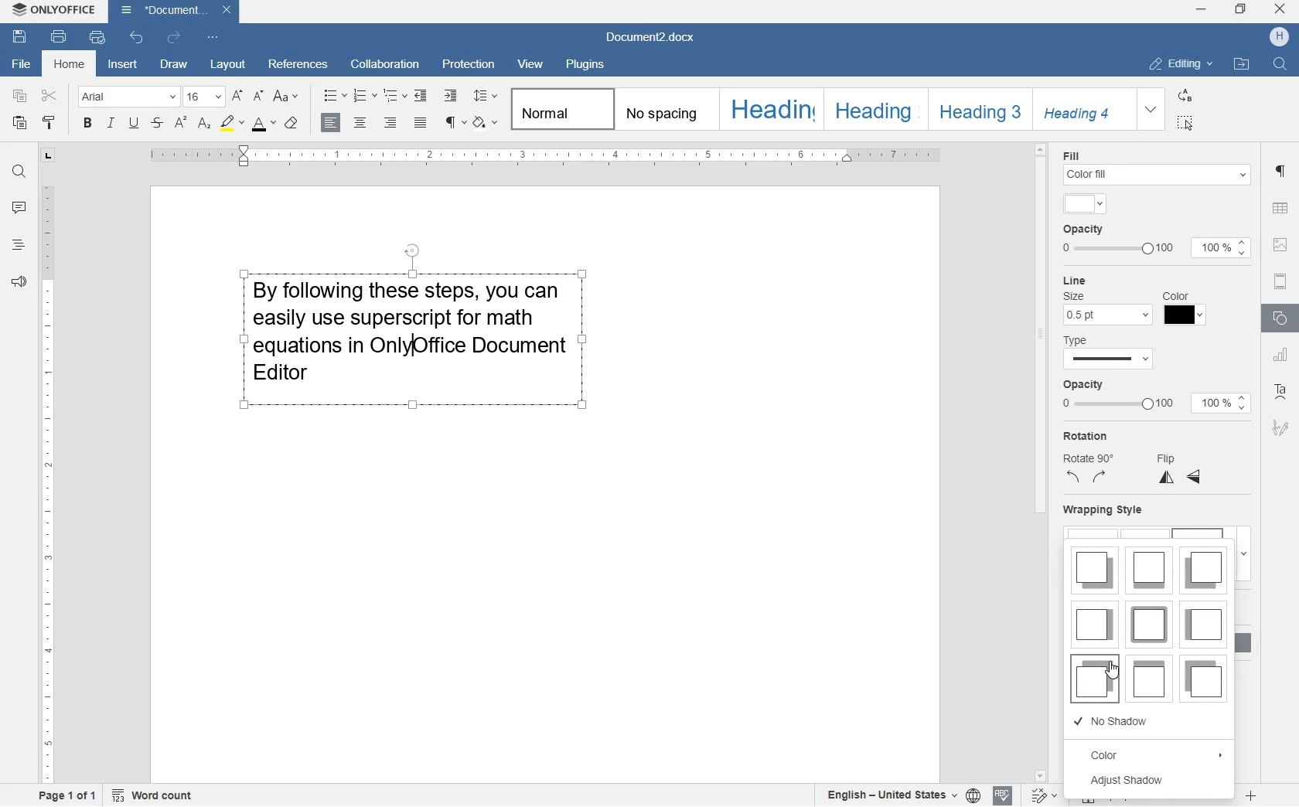 This screenshot has height=807, width=1299. Describe the element at coordinates (49, 96) in the screenshot. I see `cut` at that location.